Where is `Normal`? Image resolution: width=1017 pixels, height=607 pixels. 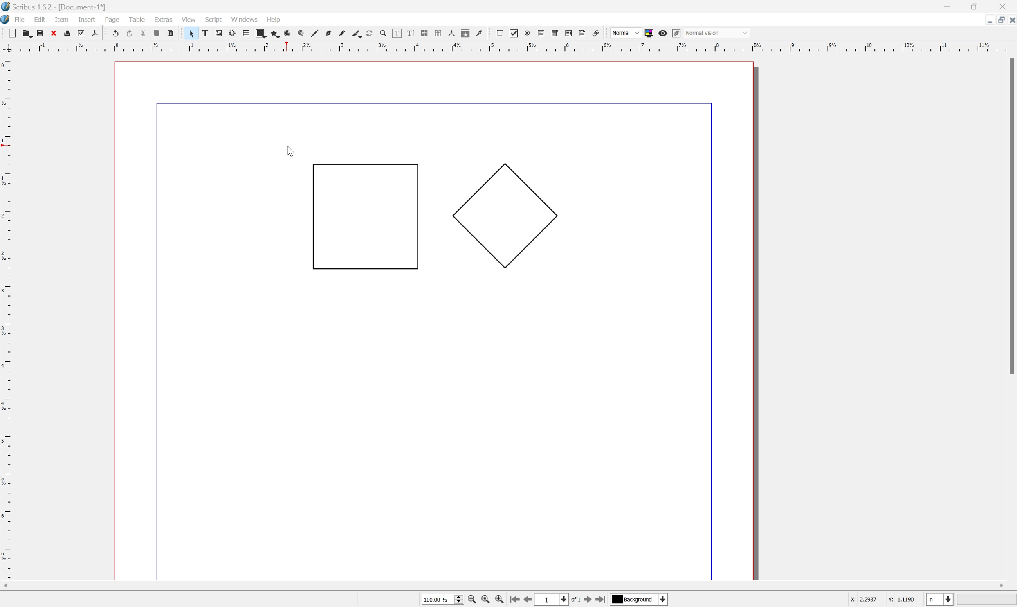
Normal is located at coordinates (626, 33).